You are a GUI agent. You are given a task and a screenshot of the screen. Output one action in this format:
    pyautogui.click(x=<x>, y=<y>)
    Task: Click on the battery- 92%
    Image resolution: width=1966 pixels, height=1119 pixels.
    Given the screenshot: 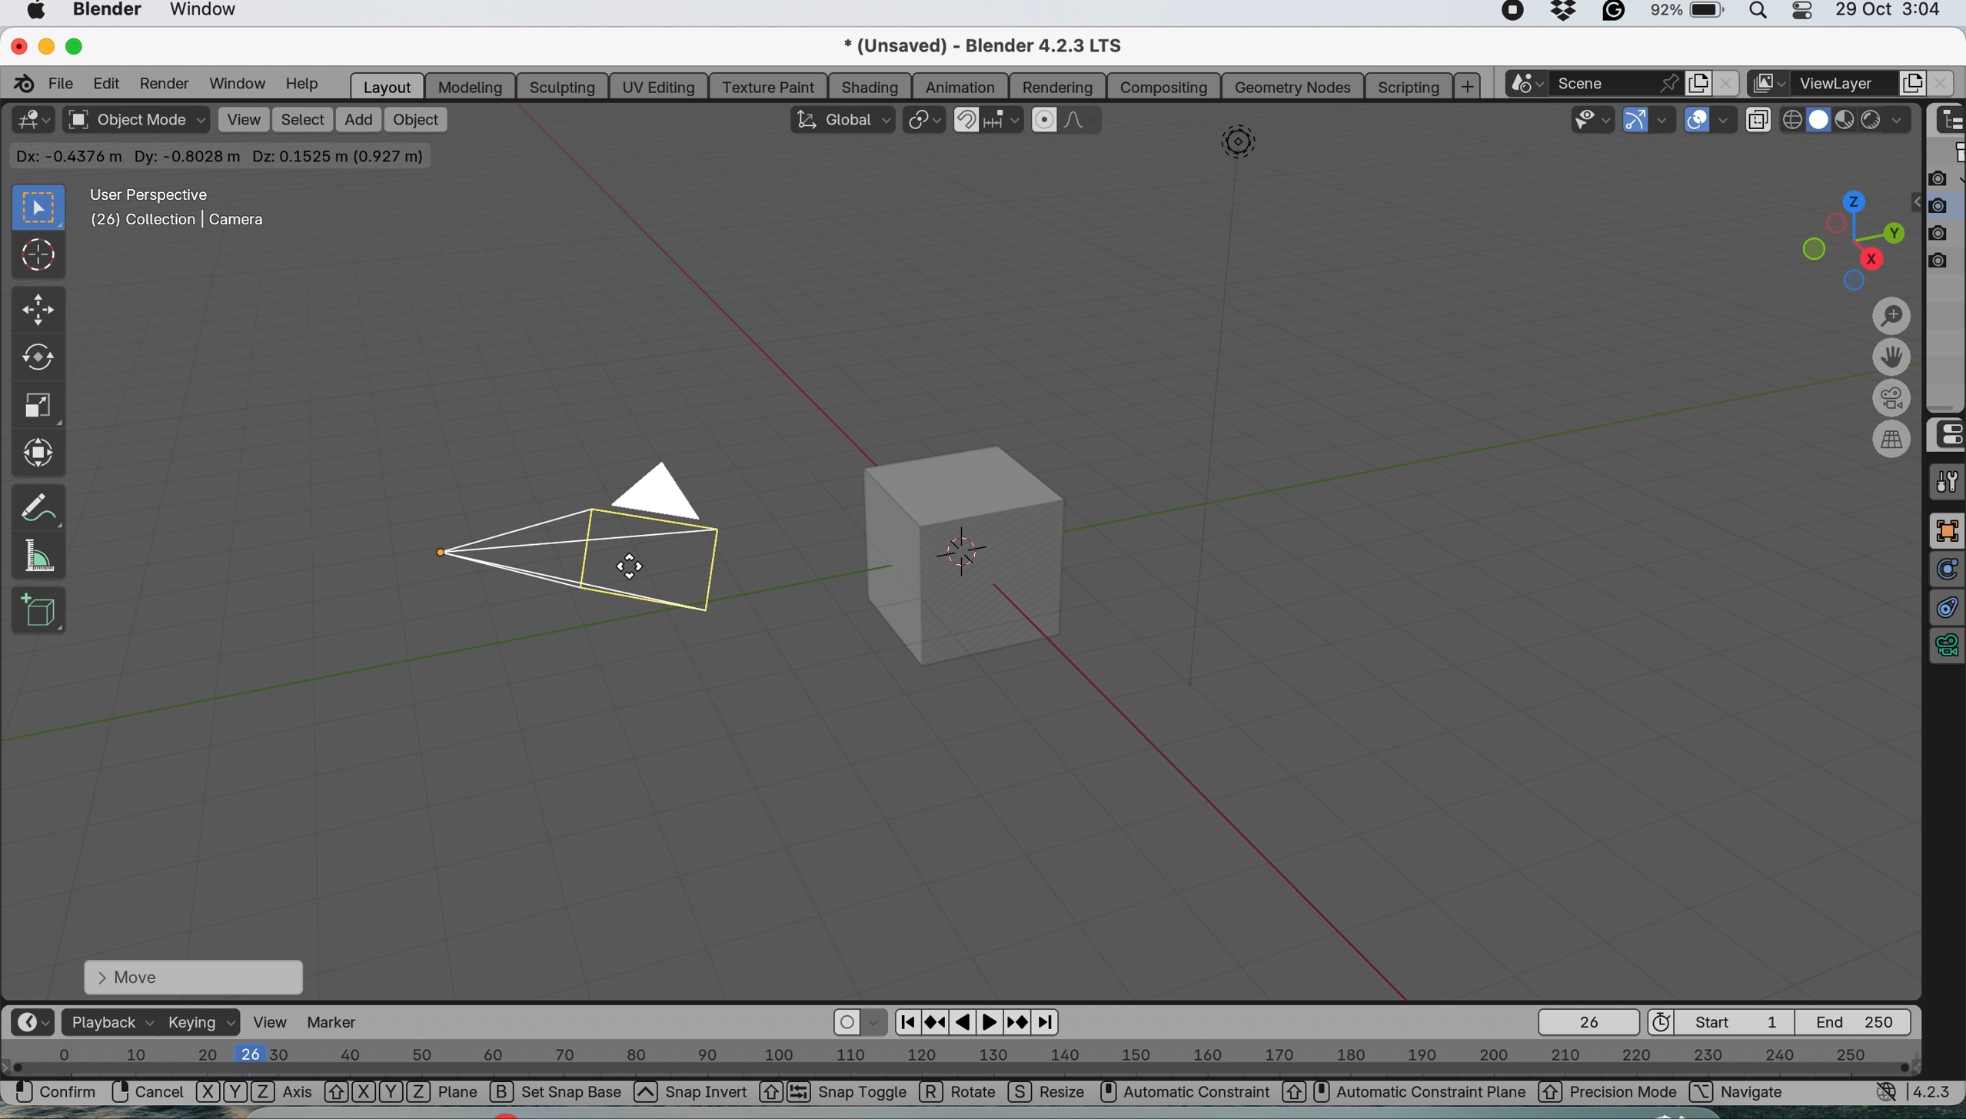 What is the action you would take?
    pyautogui.click(x=1695, y=15)
    